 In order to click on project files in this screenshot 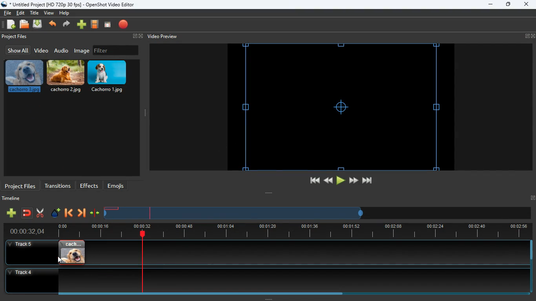, I will do `click(15, 37)`.